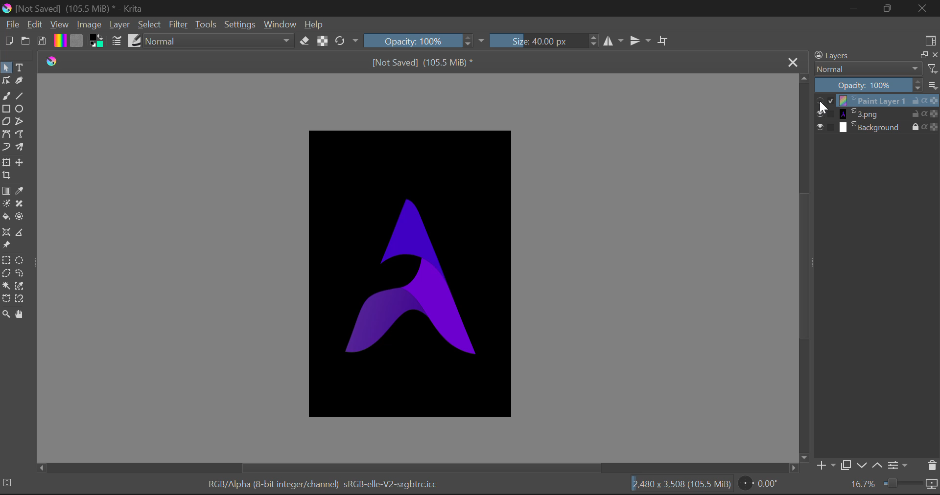  I want to click on Brush Settings, so click(117, 41).